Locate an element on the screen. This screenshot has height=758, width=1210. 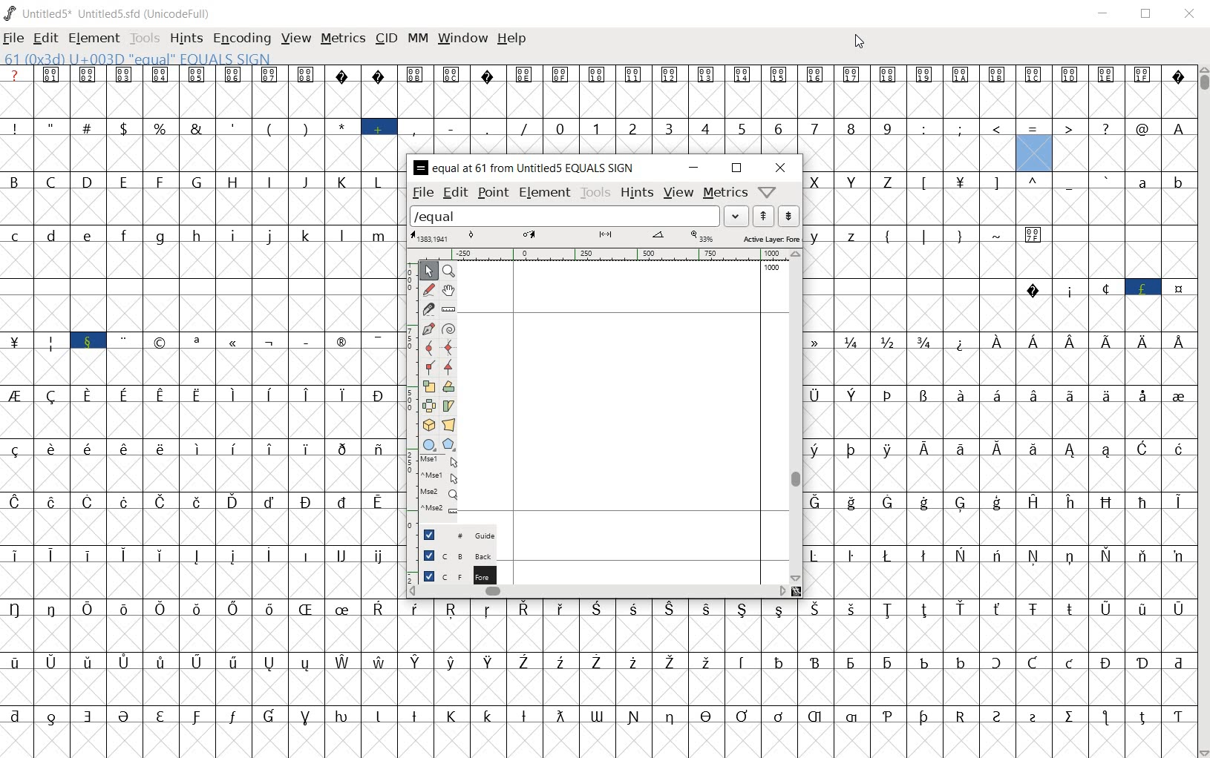
restore down is located at coordinates (1145, 15).